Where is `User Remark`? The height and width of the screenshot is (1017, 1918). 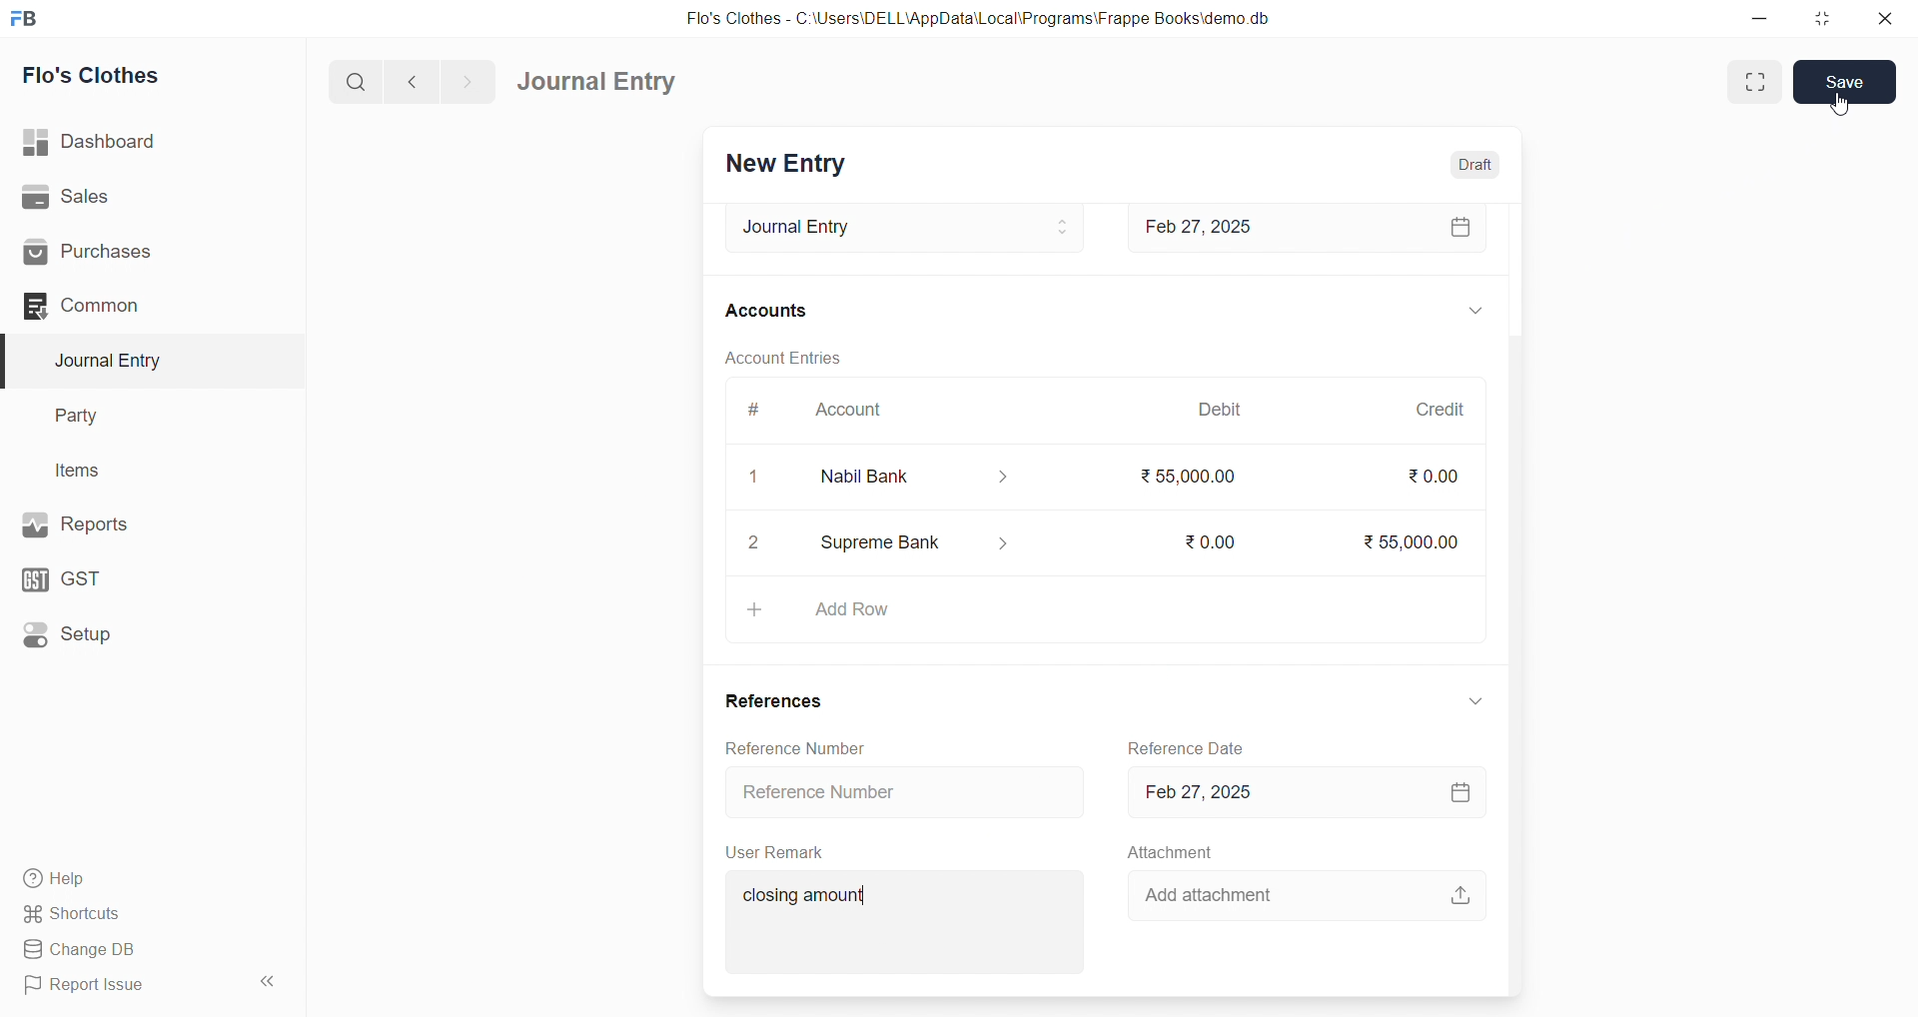 User Remark is located at coordinates (773, 851).